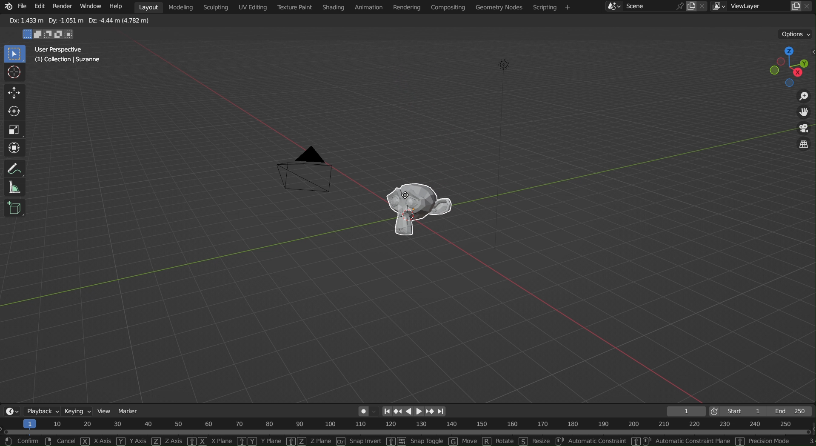 The width and height of the screenshot is (816, 446). Describe the element at coordinates (13, 188) in the screenshot. I see `Measure` at that location.